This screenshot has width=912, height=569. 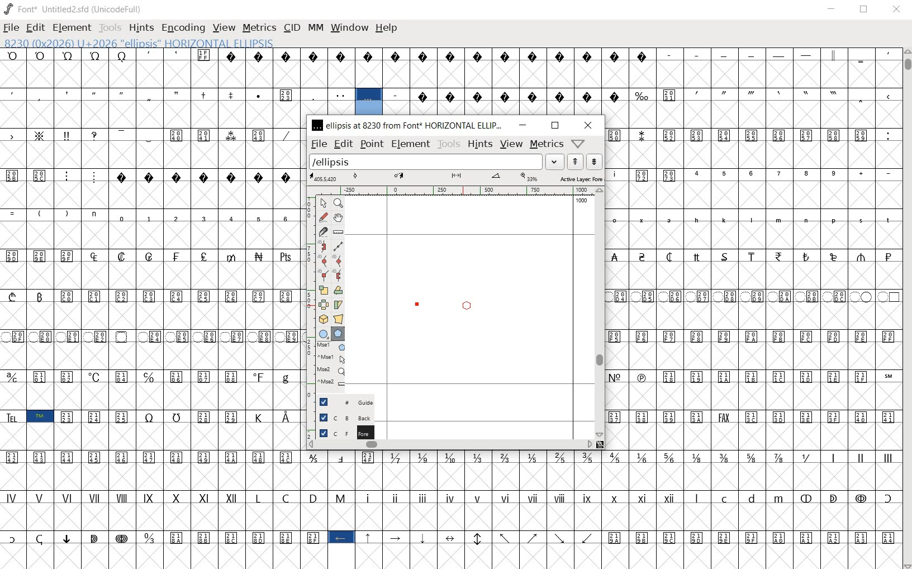 I want to click on HINTS, so click(x=140, y=29).